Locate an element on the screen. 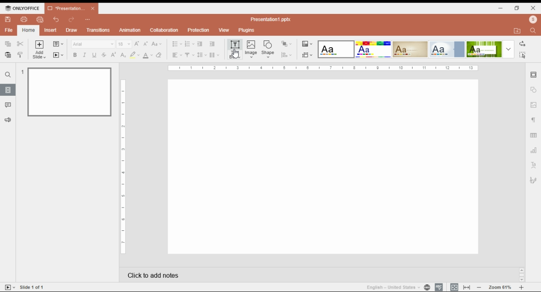 This screenshot has height=292, width=541. editor is located at coordinates (324, 167).